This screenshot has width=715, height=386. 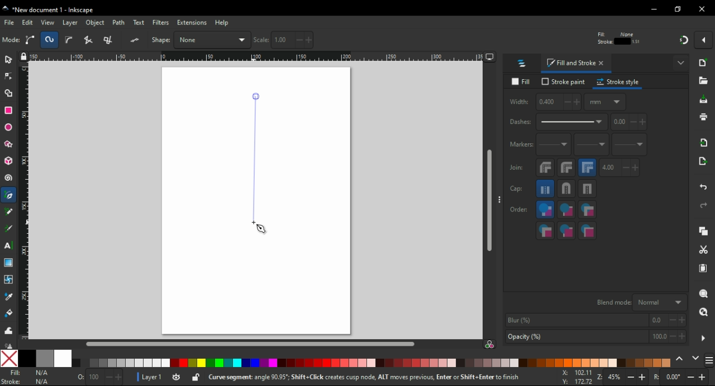 What do you see at coordinates (201, 40) in the screenshot?
I see `raise` at bounding box center [201, 40].